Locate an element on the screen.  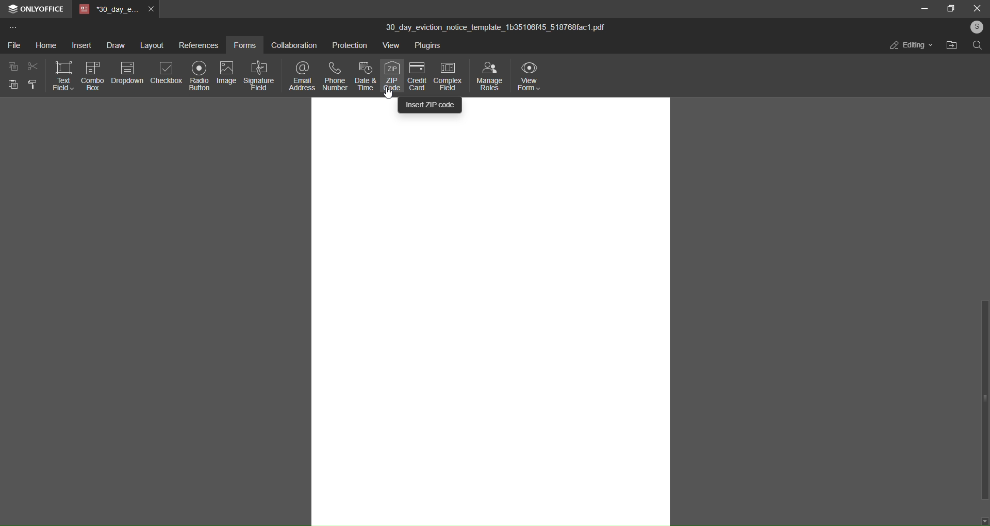
layout is located at coordinates (152, 45).